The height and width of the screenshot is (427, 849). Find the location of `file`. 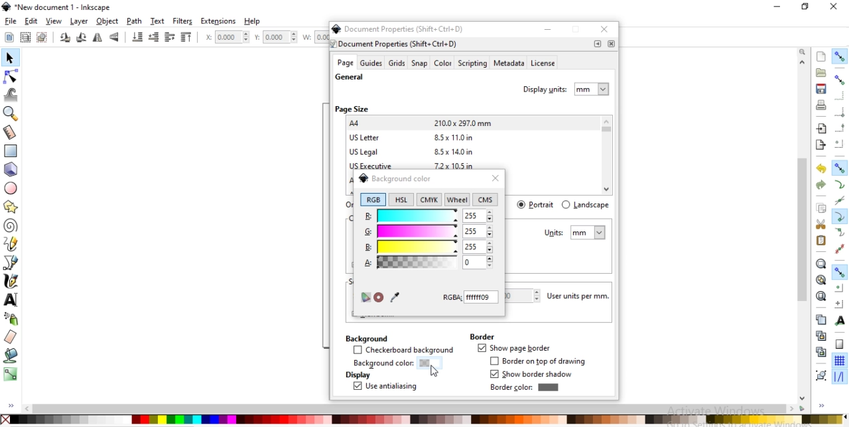

file is located at coordinates (11, 21).